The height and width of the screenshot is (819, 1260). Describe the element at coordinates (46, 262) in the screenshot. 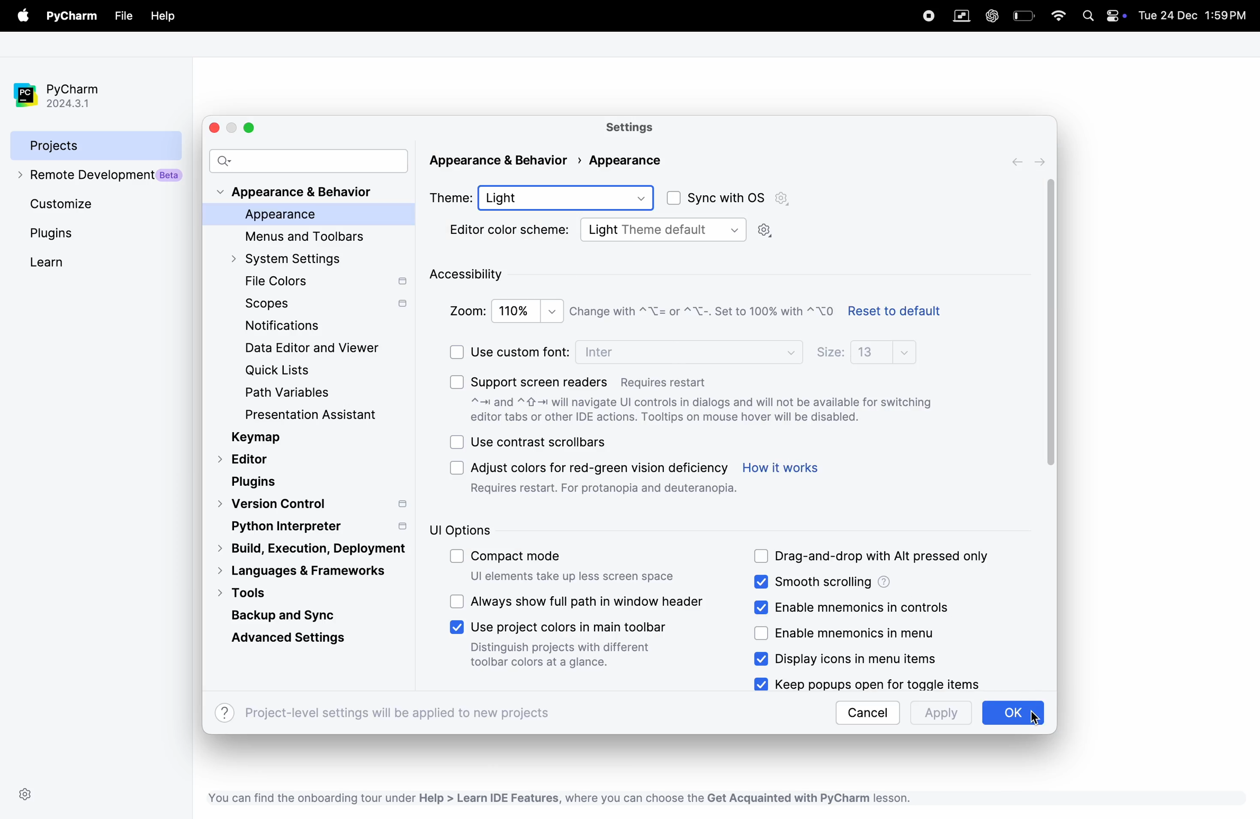

I see `learn` at that location.